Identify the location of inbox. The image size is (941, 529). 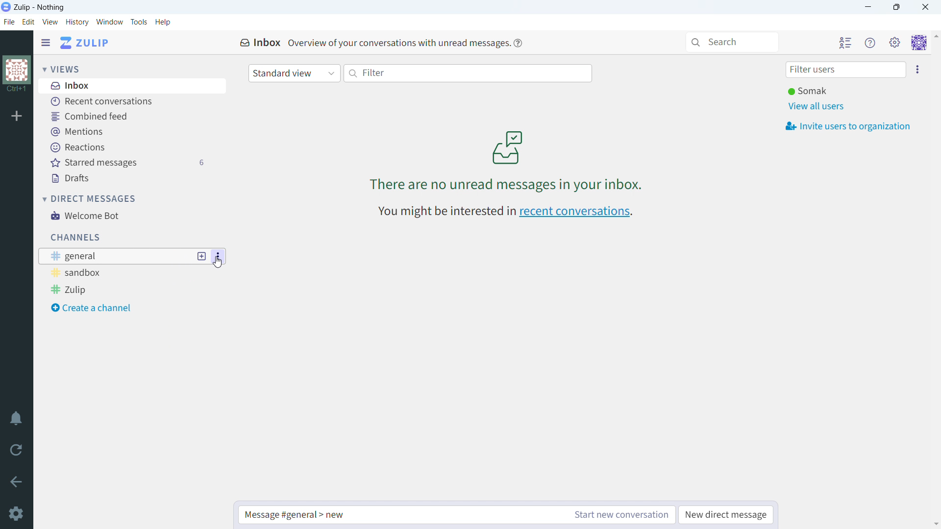
(125, 87).